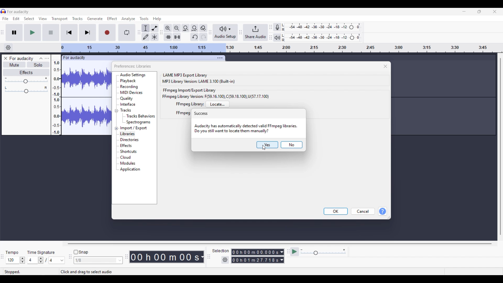 The width and height of the screenshot is (503, 283). Describe the element at coordinates (294, 251) in the screenshot. I see `play at speed` at that location.